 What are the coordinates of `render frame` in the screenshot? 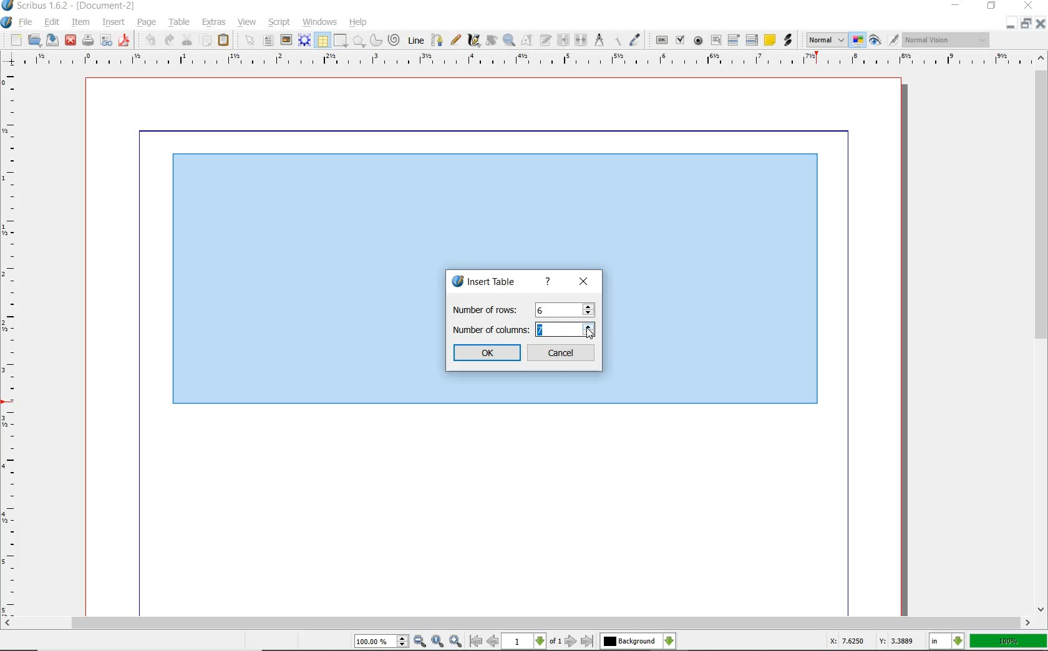 It's located at (304, 41).